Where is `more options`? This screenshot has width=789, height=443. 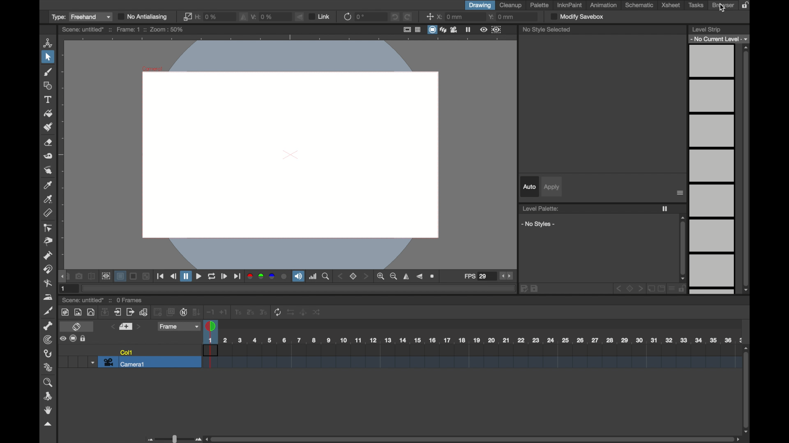
more options is located at coordinates (680, 193).